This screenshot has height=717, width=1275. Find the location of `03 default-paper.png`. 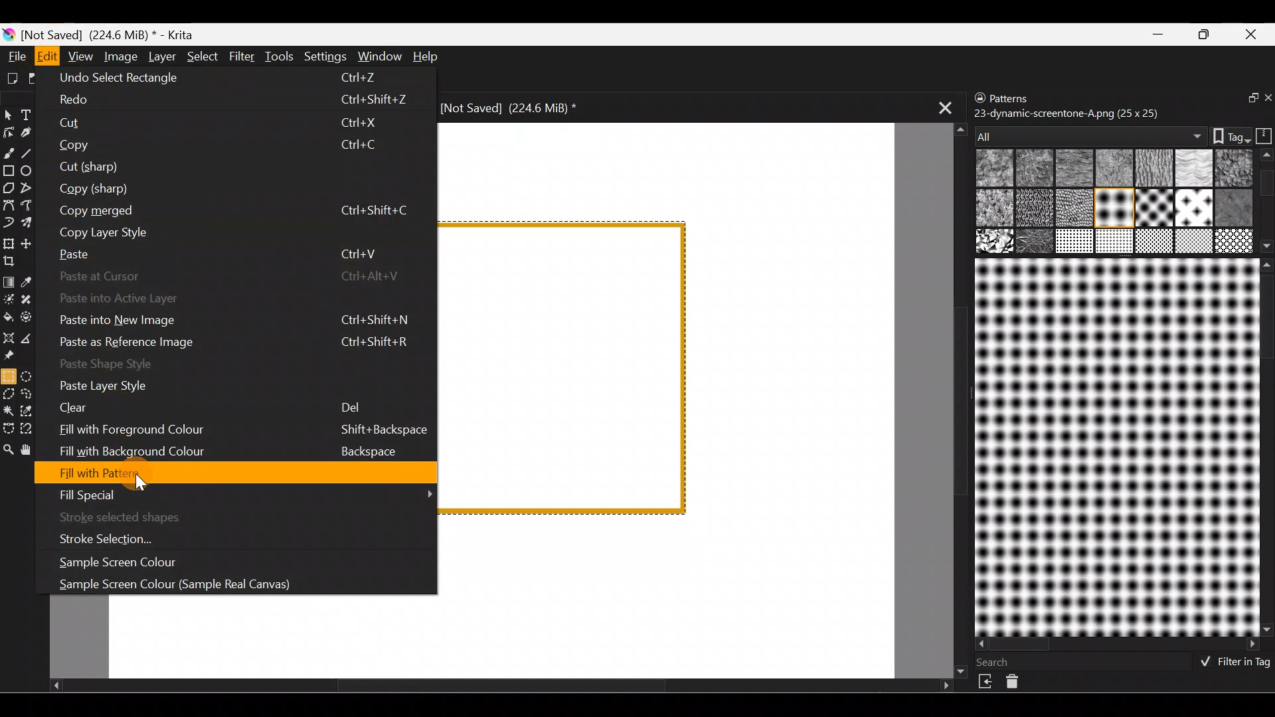

03 default-paper.png is located at coordinates (1112, 169).